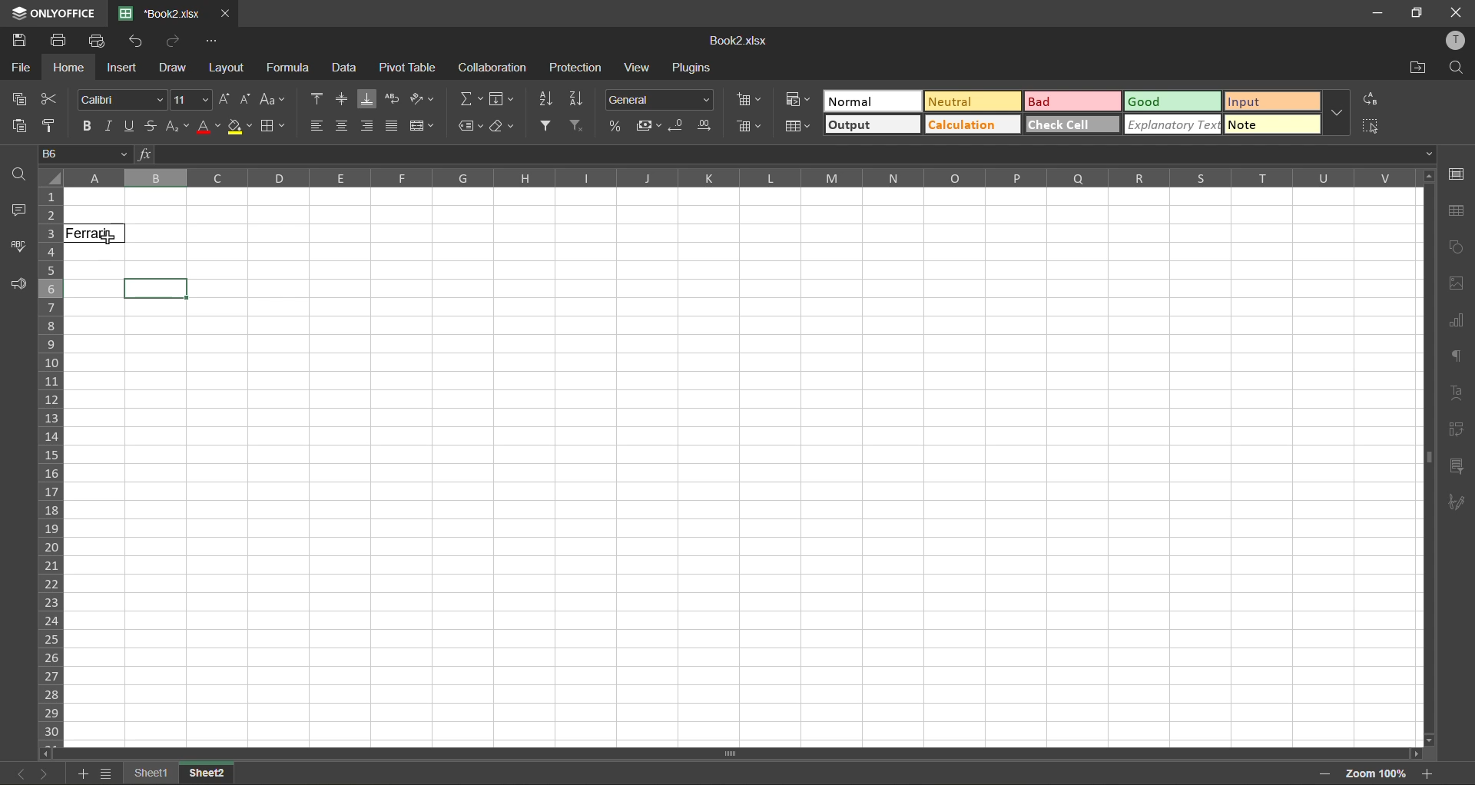  What do you see at coordinates (84, 153) in the screenshot?
I see `cell address` at bounding box center [84, 153].